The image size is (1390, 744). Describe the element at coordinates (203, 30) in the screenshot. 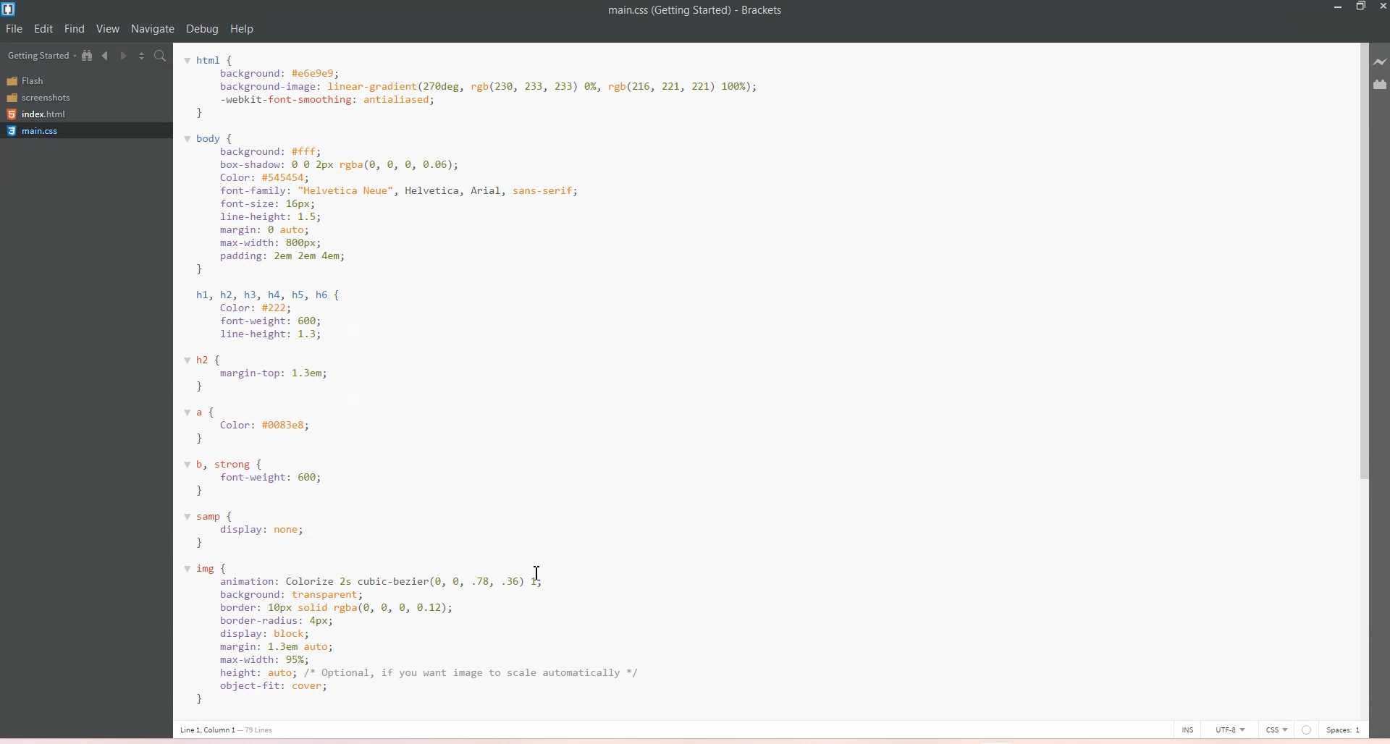

I see `Debug` at that location.